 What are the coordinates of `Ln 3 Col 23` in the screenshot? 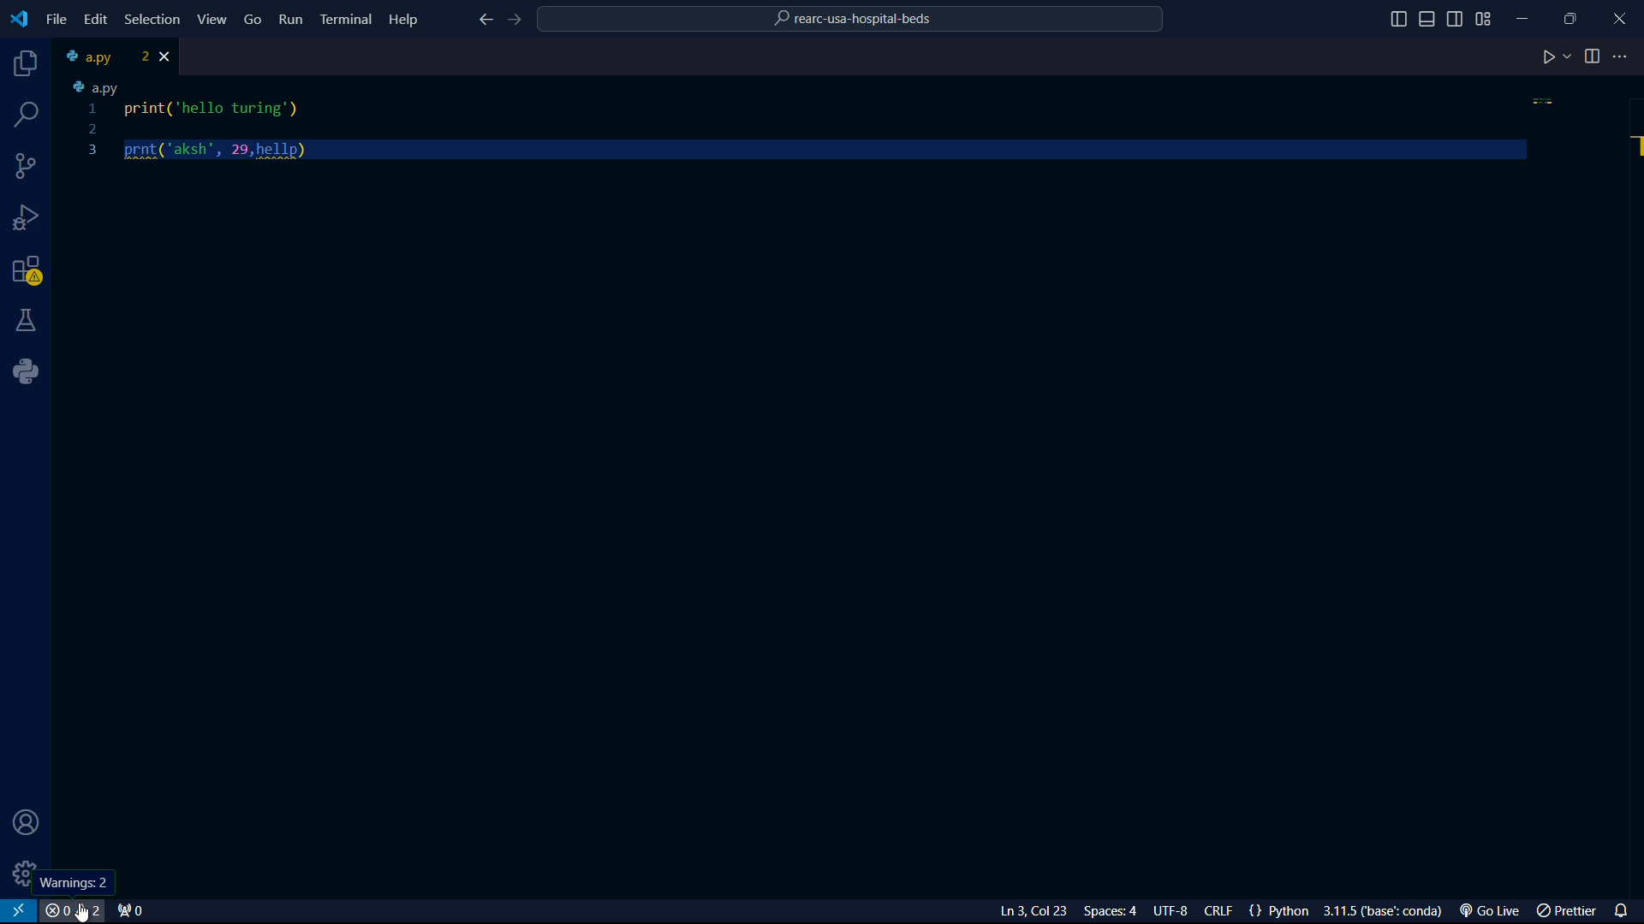 It's located at (1013, 911).